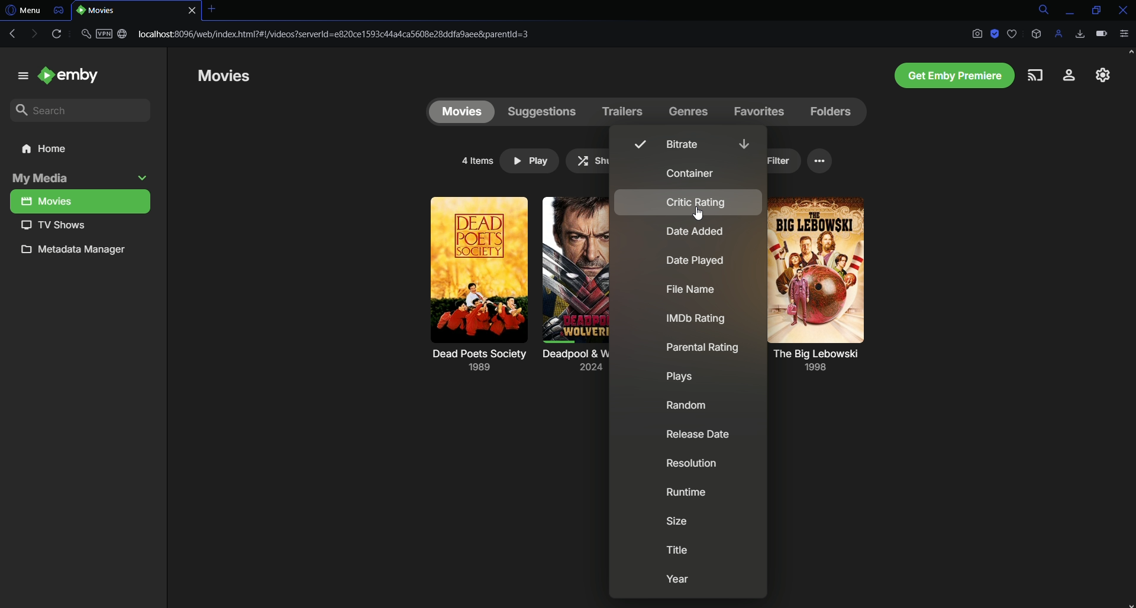  What do you see at coordinates (756, 113) in the screenshot?
I see `Favorites` at bounding box center [756, 113].